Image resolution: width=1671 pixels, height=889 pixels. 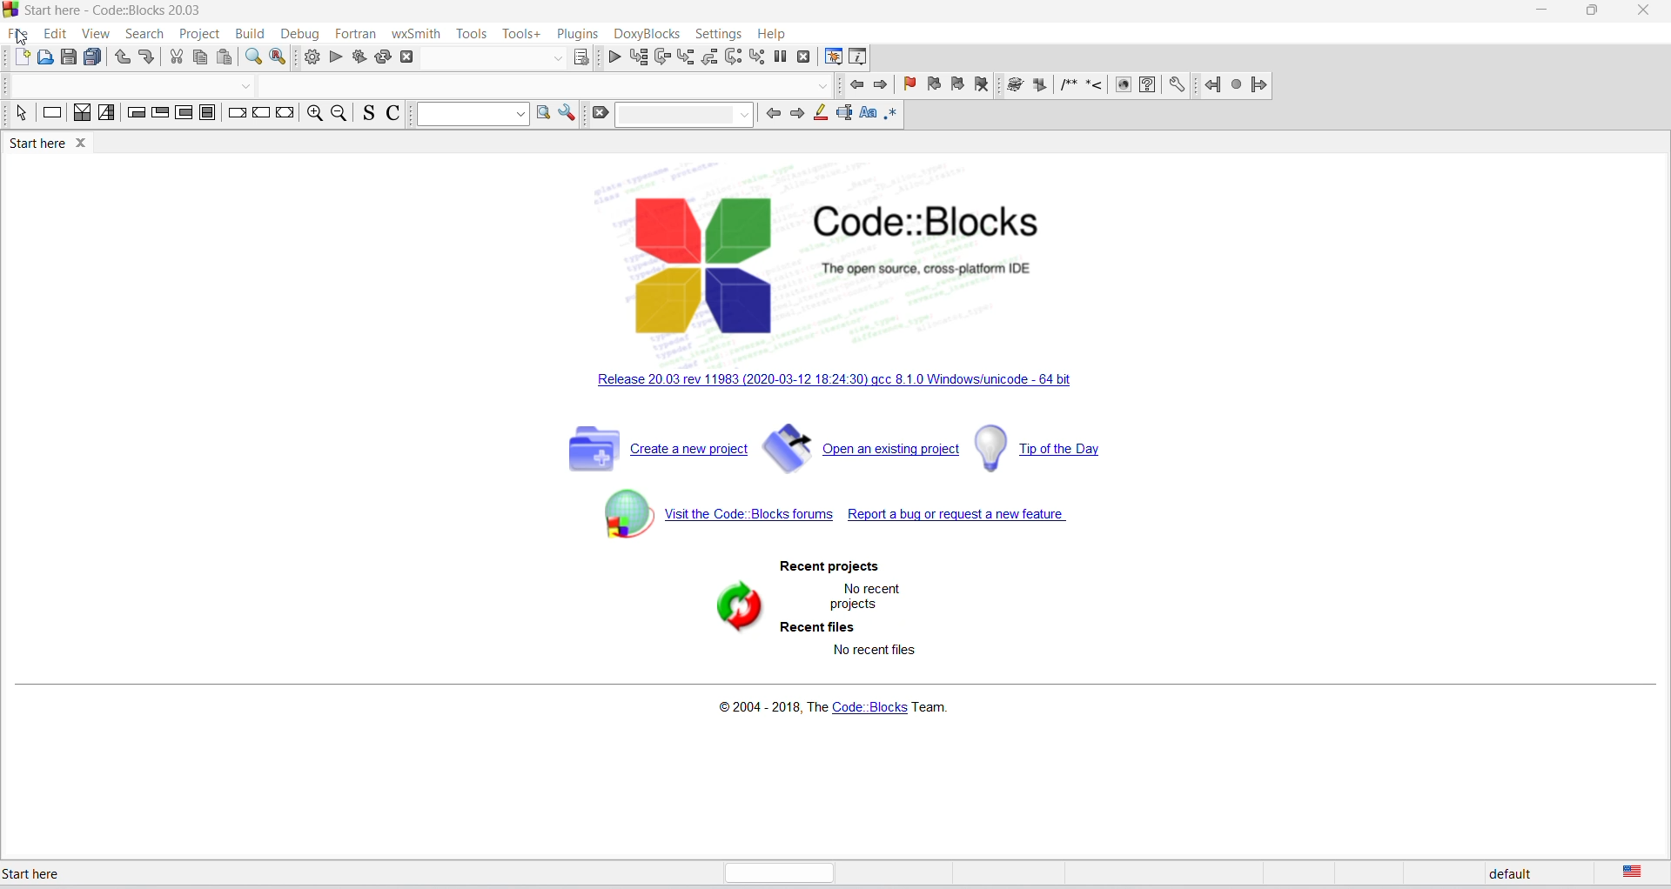 What do you see at coordinates (833, 57) in the screenshot?
I see `debugging window` at bounding box center [833, 57].